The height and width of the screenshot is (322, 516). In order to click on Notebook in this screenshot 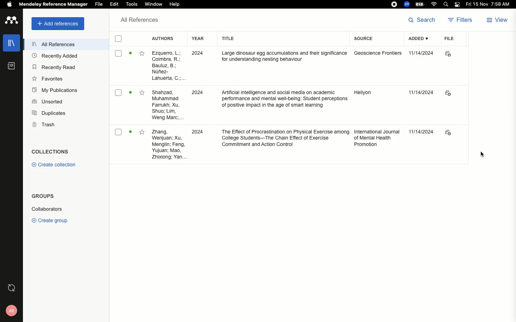, I will do `click(10, 67)`.